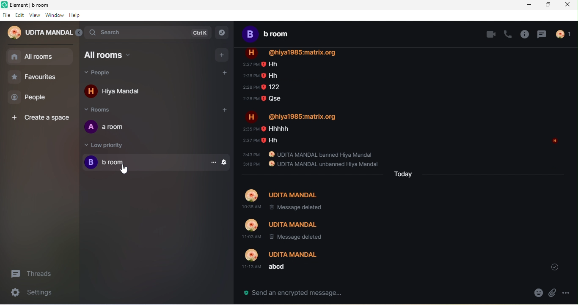 The height and width of the screenshot is (305, 578). I want to click on all room, so click(40, 57).